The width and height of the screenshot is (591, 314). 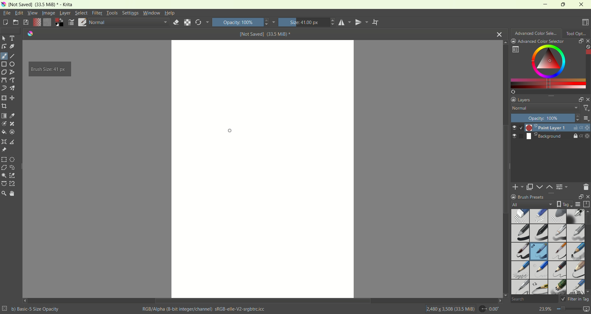 I want to click on pencil 1, so click(x=575, y=251).